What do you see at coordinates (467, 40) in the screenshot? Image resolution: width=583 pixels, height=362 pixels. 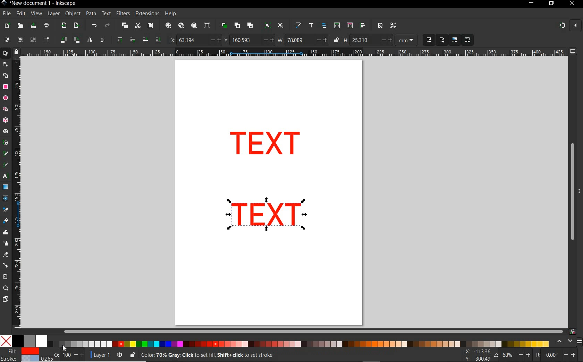 I see `MOVE PATTERNS` at bounding box center [467, 40].